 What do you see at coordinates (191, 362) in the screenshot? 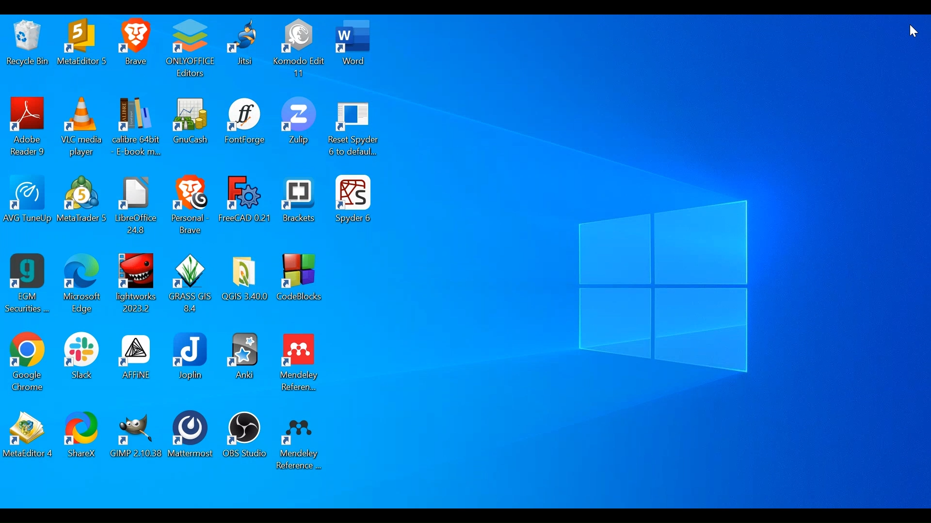
I see `Joplin` at bounding box center [191, 362].